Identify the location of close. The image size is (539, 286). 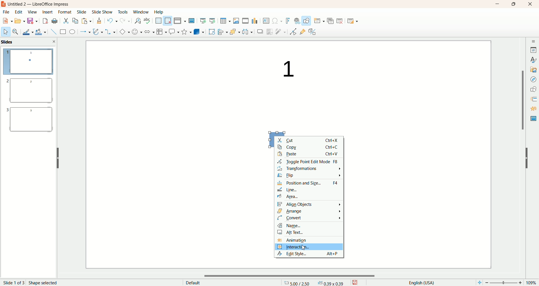
(530, 4).